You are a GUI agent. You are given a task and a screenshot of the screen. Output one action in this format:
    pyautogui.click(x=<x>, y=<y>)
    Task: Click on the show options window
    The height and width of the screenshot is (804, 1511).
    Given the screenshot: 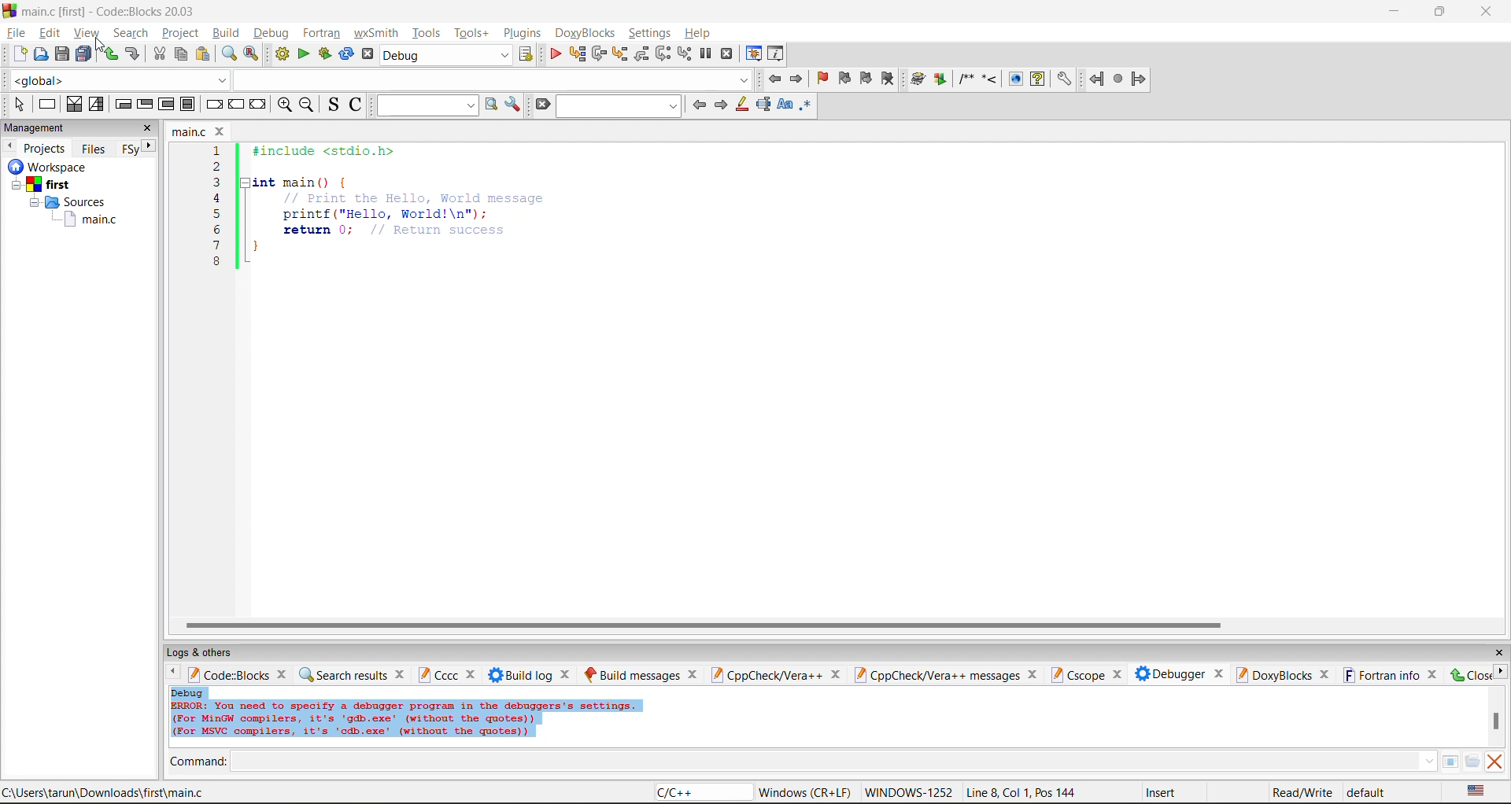 What is the action you would take?
    pyautogui.click(x=514, y=106)
    